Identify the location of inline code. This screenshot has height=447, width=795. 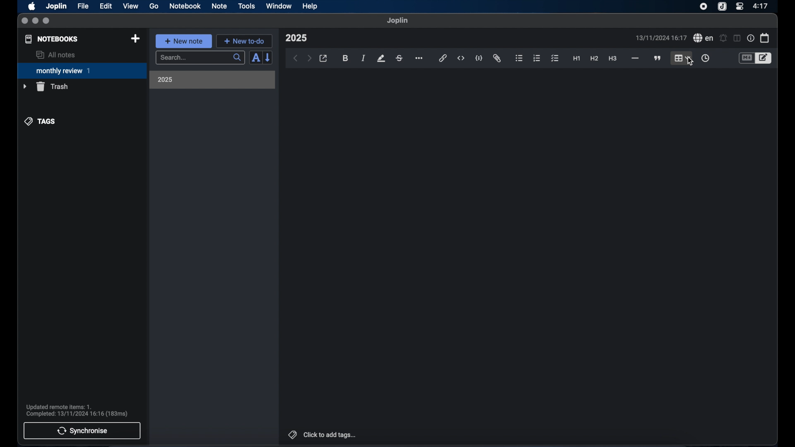
(461, 58).